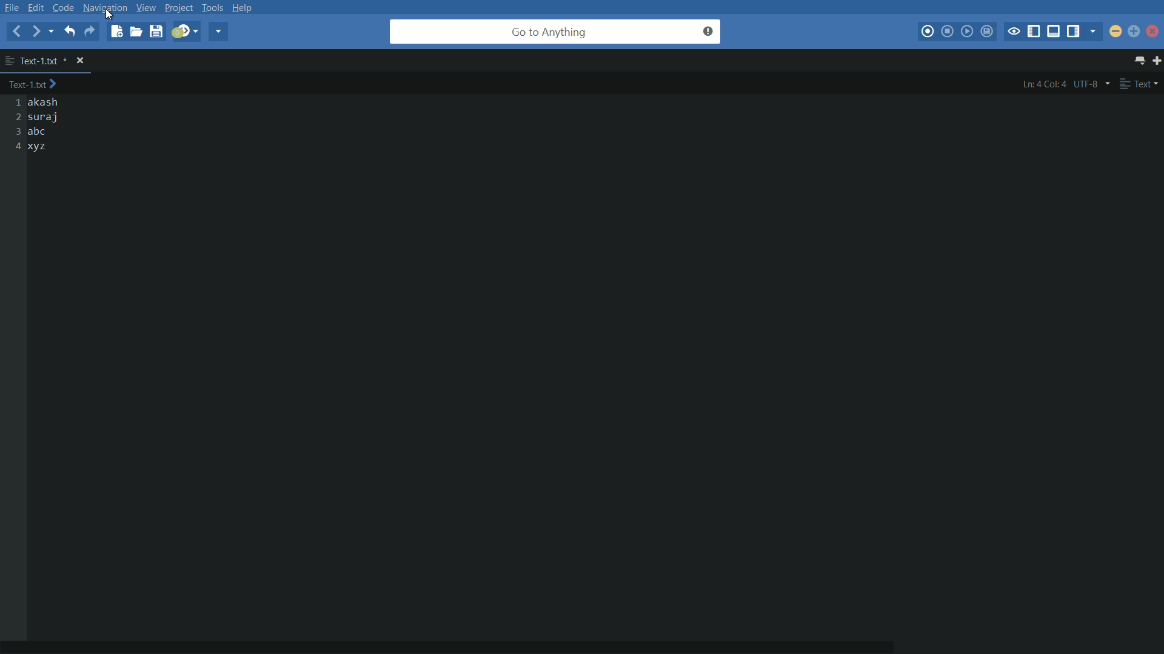  I want to click on close file, so click(82, 61).